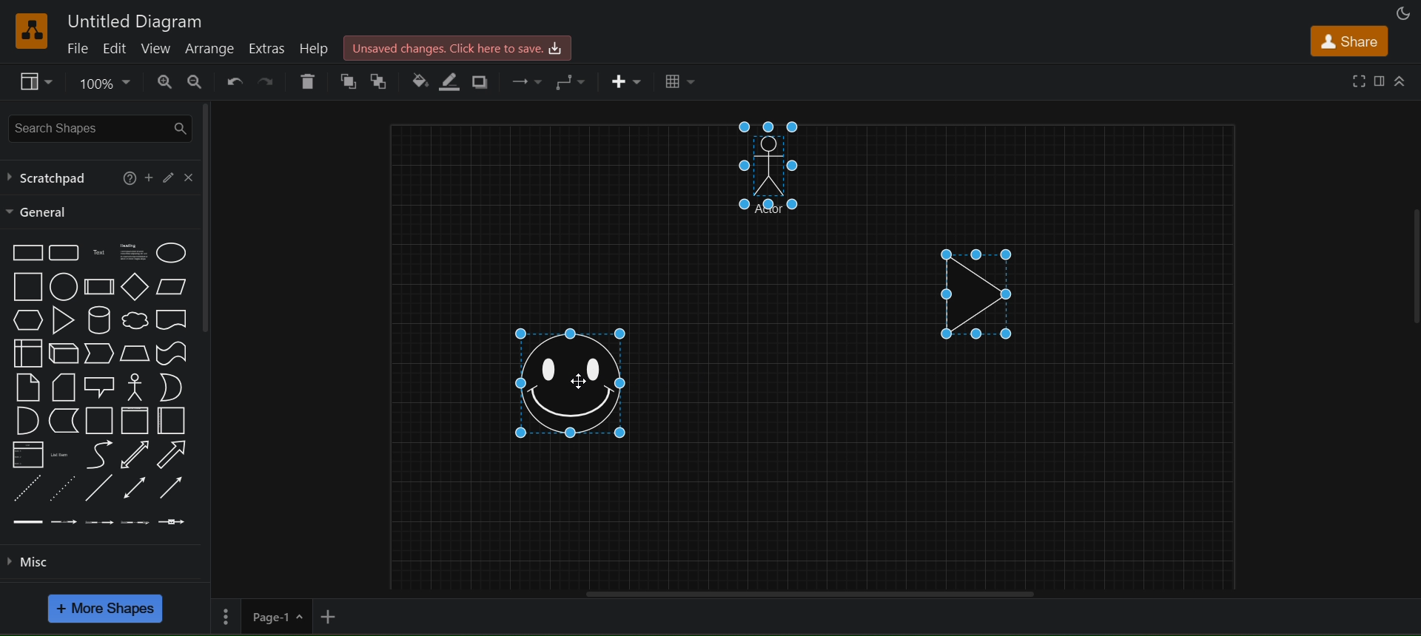  What do you see at coordinates (385, 79) in the screenshot?
I see `to back` at bounding box center [385, 79].